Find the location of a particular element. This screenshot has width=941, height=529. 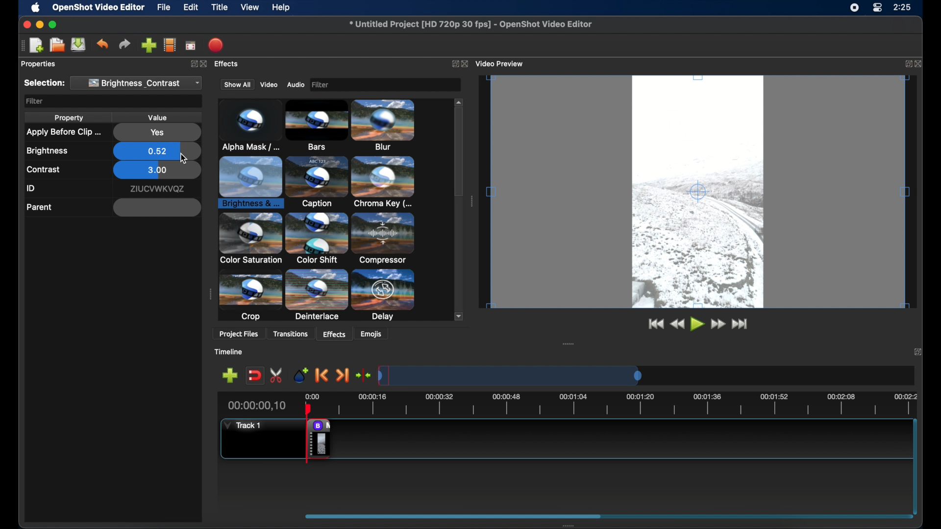

expander is located at coordinates (317, 297).